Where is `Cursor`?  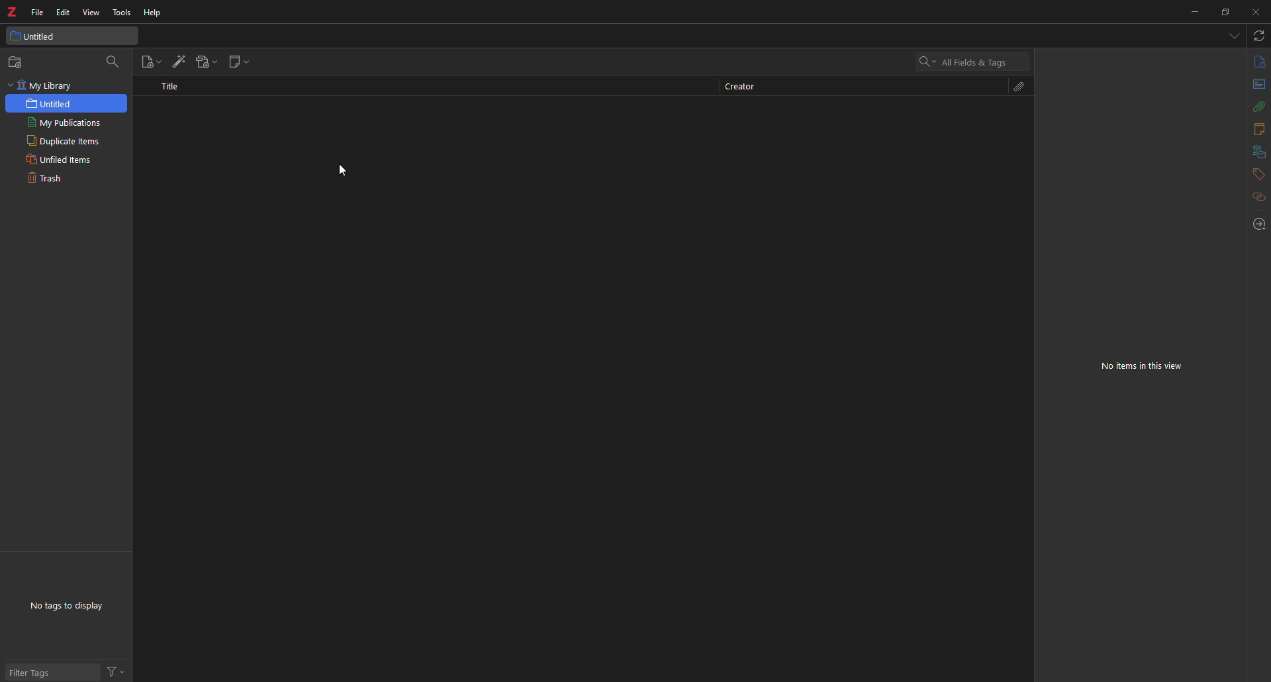 Cursor is located at coordinates (342, 171).